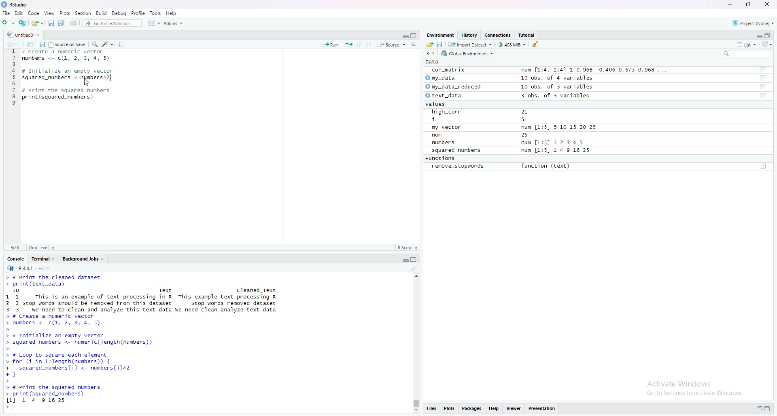 The height and width of the screenshot is (416, 777). I want to click on # Create a number vector numbers <- c(1, 2, 3, 4,5), so click(72, 55).